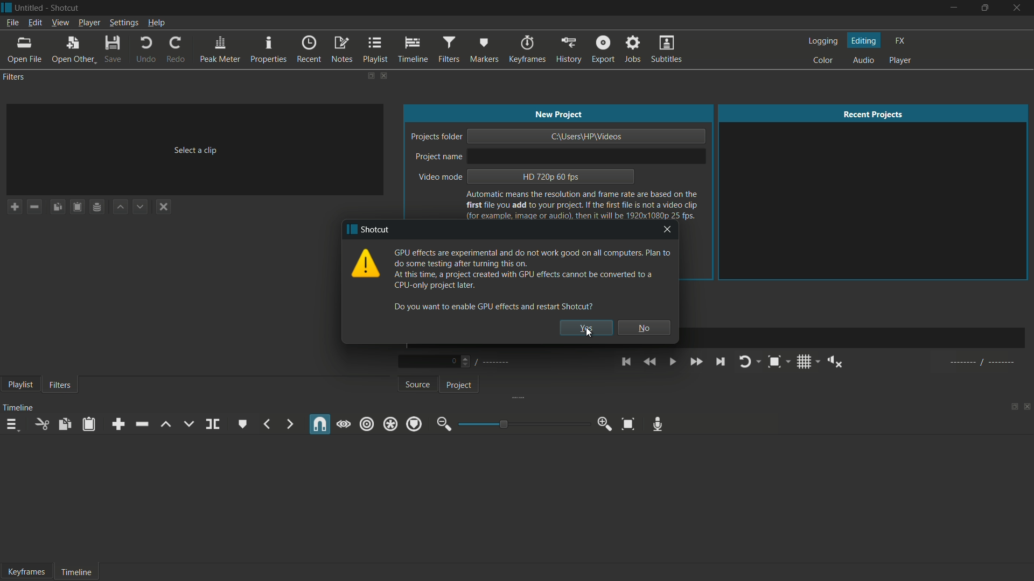 The image size is (1034, 581). What do you see at coordinates (458, 386) in the screenshot?
I see `project` at bounding box center [458, 386].